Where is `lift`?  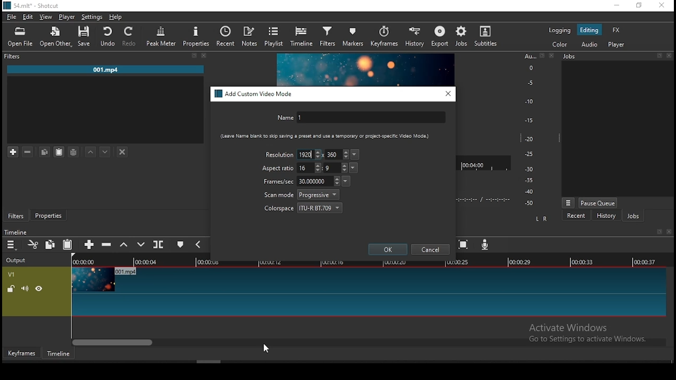
lift is located at coordinates (124, 245).